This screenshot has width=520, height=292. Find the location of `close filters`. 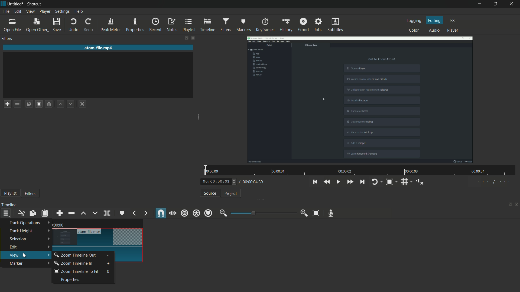

close filters is located at coordinates (194, 38).